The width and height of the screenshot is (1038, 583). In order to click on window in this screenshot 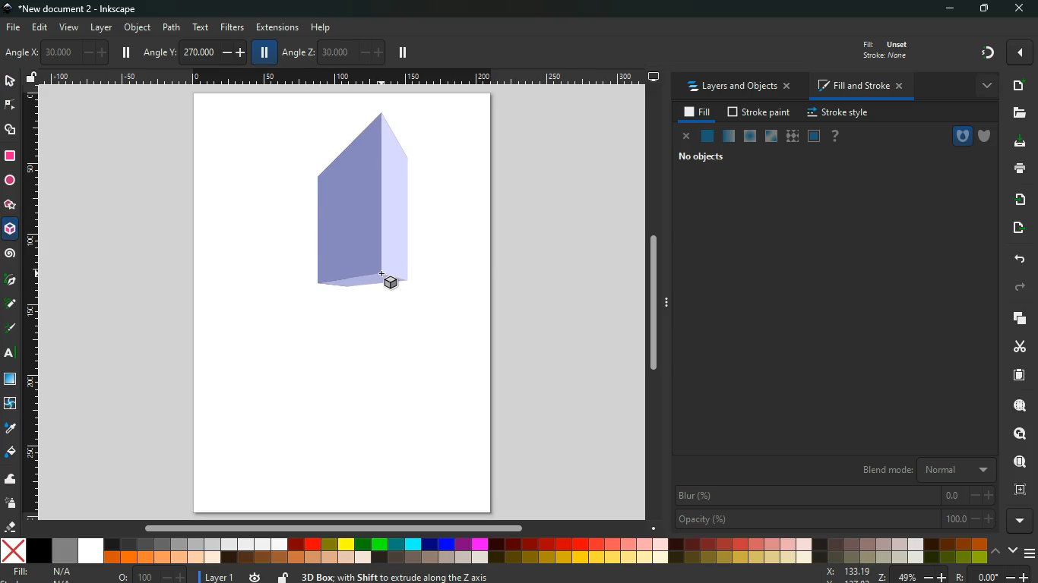, I will do `click(770, 137)`.